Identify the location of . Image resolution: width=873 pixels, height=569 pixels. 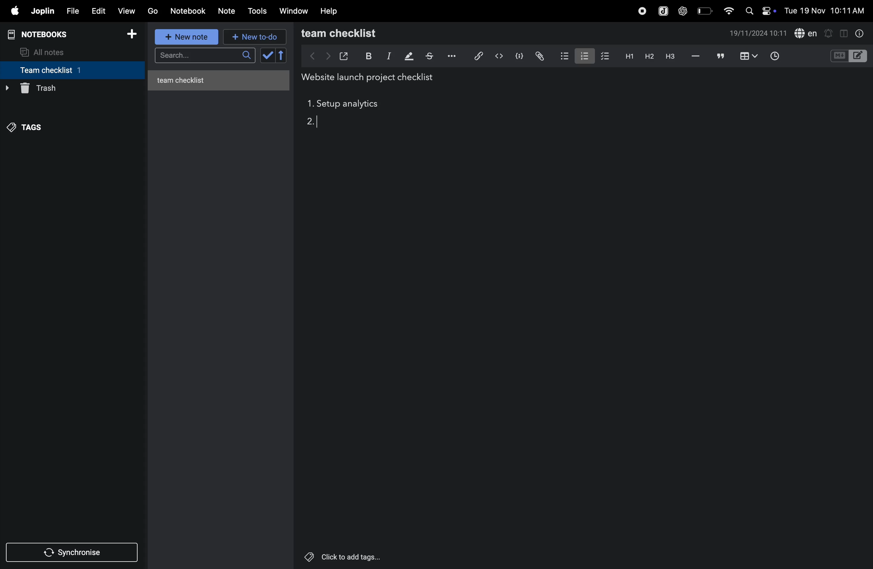
(828, 32).